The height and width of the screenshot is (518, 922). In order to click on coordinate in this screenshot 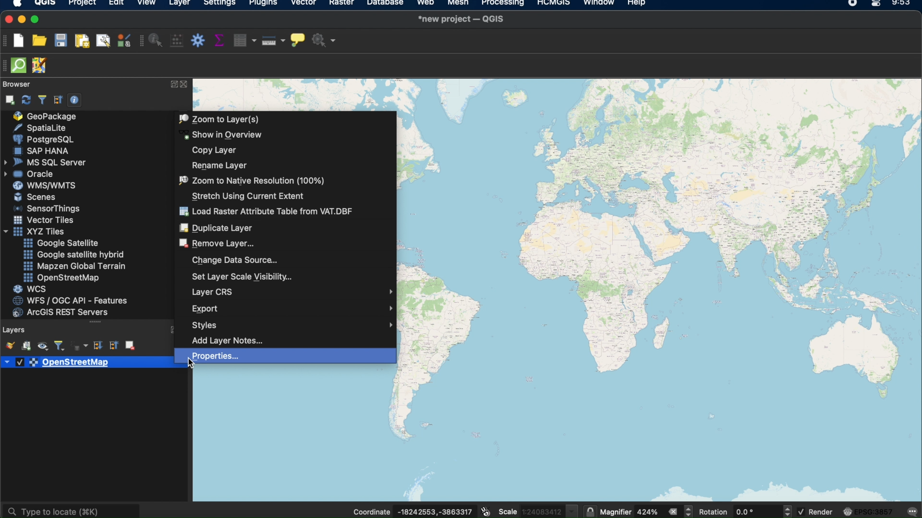, I will do `click(412, 509)`.